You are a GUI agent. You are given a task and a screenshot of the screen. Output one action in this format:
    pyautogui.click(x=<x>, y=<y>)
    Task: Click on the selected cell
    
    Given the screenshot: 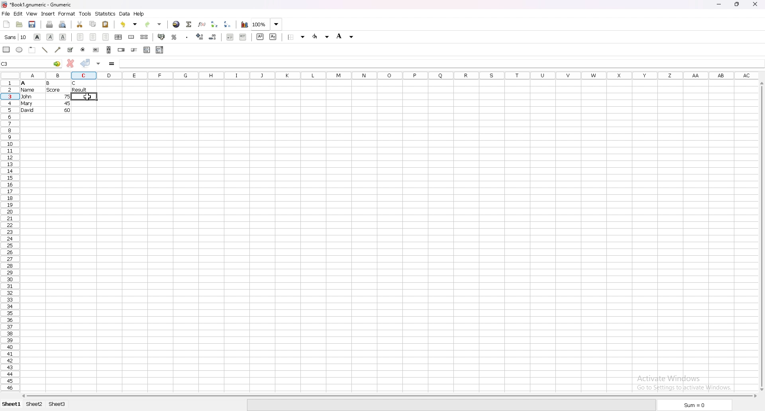 What is the action you would take?
    pyautogui.click(x=7, y=64)
    